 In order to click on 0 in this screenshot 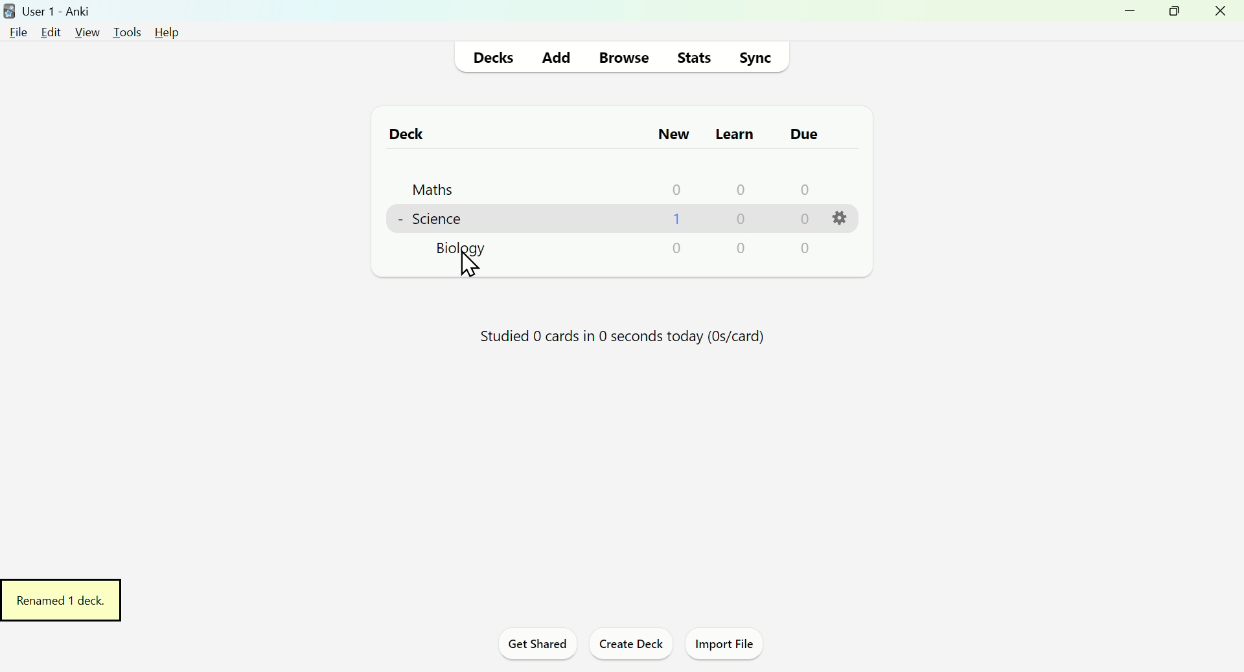, I will do `click(740, 188)`.